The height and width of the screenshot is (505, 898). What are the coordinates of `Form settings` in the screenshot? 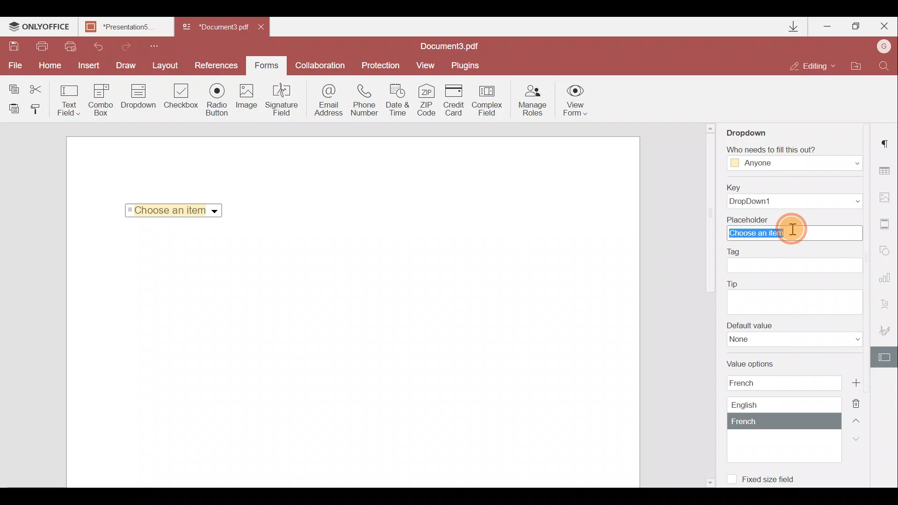 It's located at (886, 357).